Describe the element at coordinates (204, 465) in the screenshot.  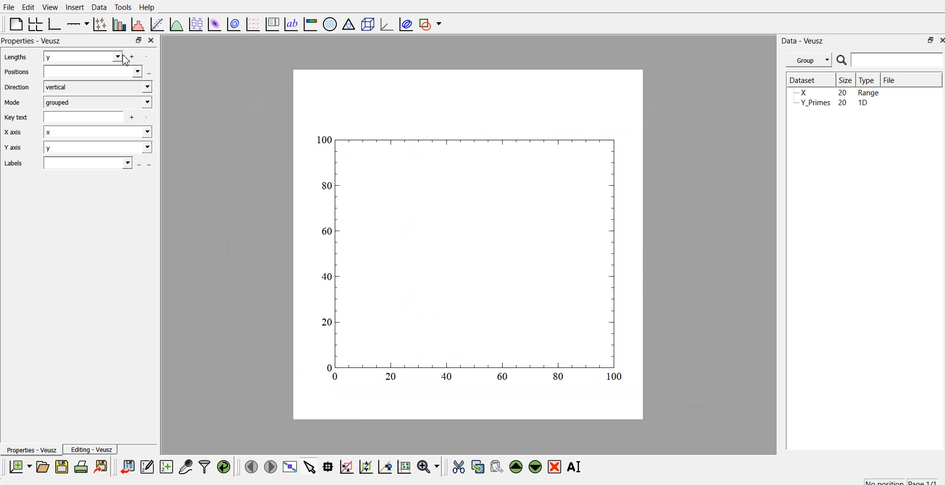
I see `filter data` at that location.